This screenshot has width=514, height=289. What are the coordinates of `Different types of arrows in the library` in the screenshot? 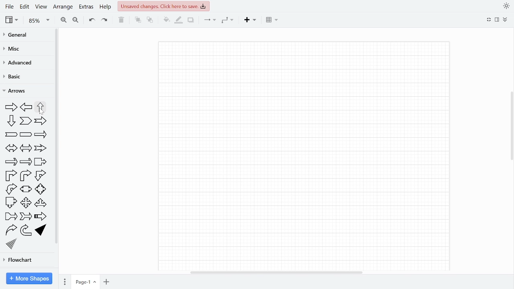 It's located at (28, 175).